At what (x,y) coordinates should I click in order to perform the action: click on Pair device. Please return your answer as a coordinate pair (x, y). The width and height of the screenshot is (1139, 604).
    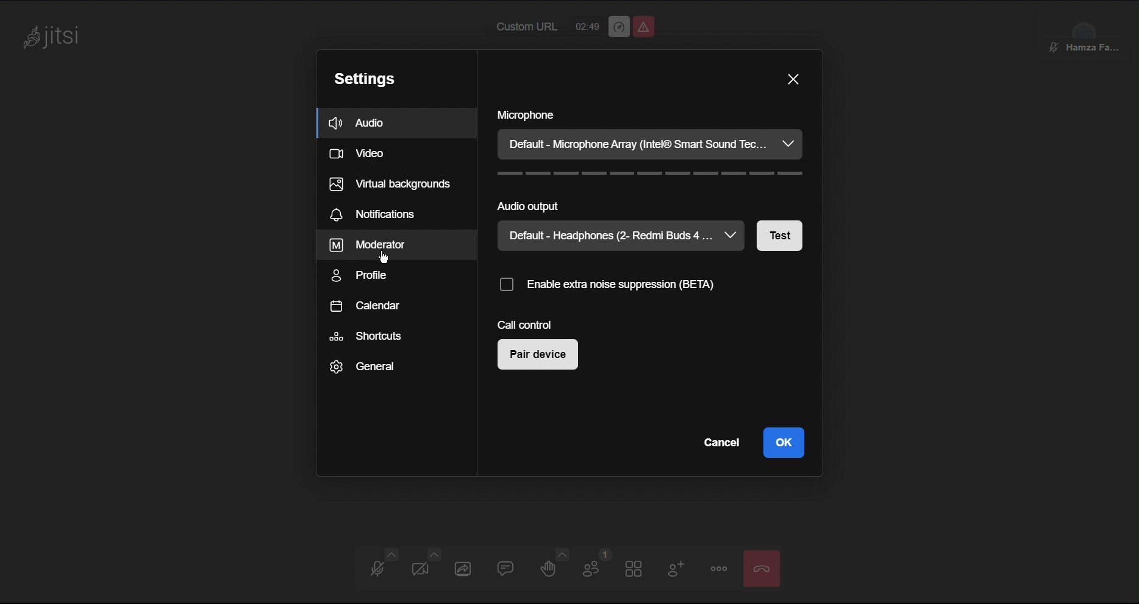
    Looking at the image, I should click on (537, 356).